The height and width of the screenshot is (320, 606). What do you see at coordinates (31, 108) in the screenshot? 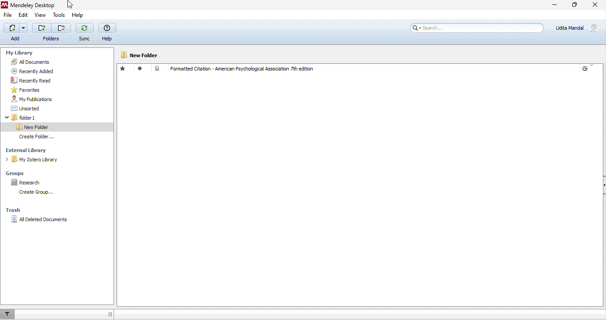
I see `unsorted` at bounding box center [31, 108].